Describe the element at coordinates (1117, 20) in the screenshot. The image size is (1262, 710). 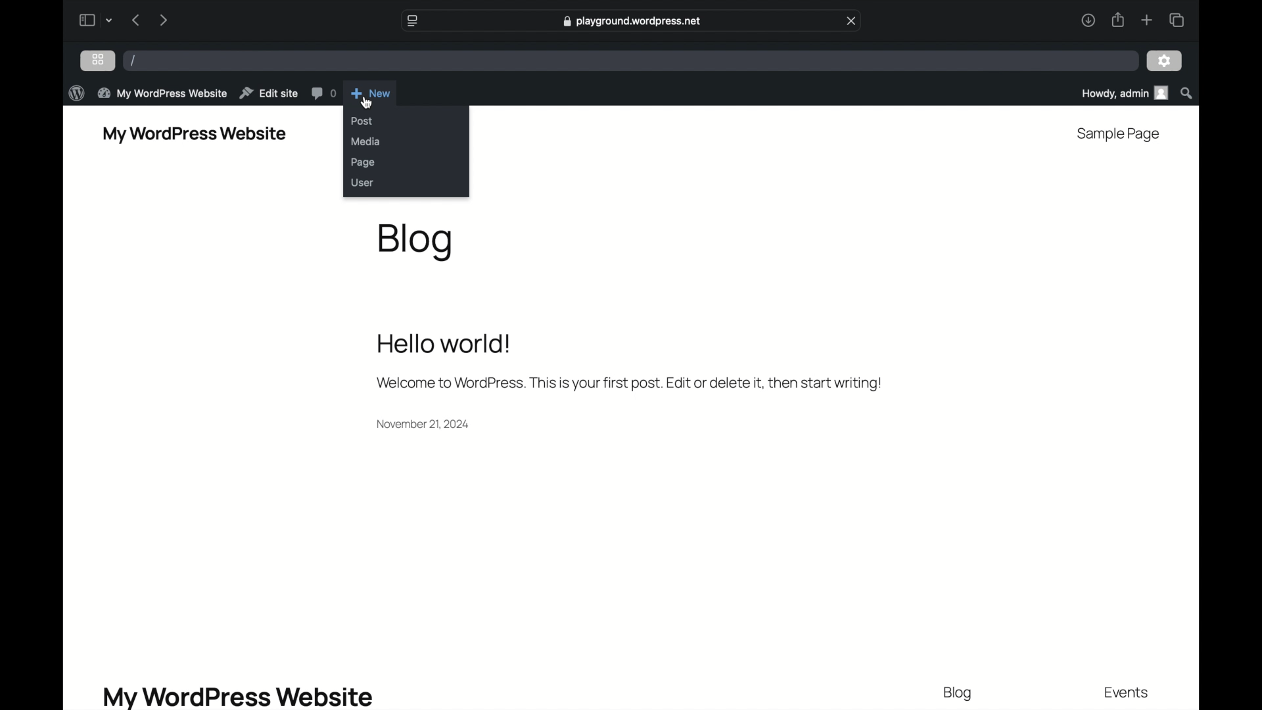
I see `share` at that location.